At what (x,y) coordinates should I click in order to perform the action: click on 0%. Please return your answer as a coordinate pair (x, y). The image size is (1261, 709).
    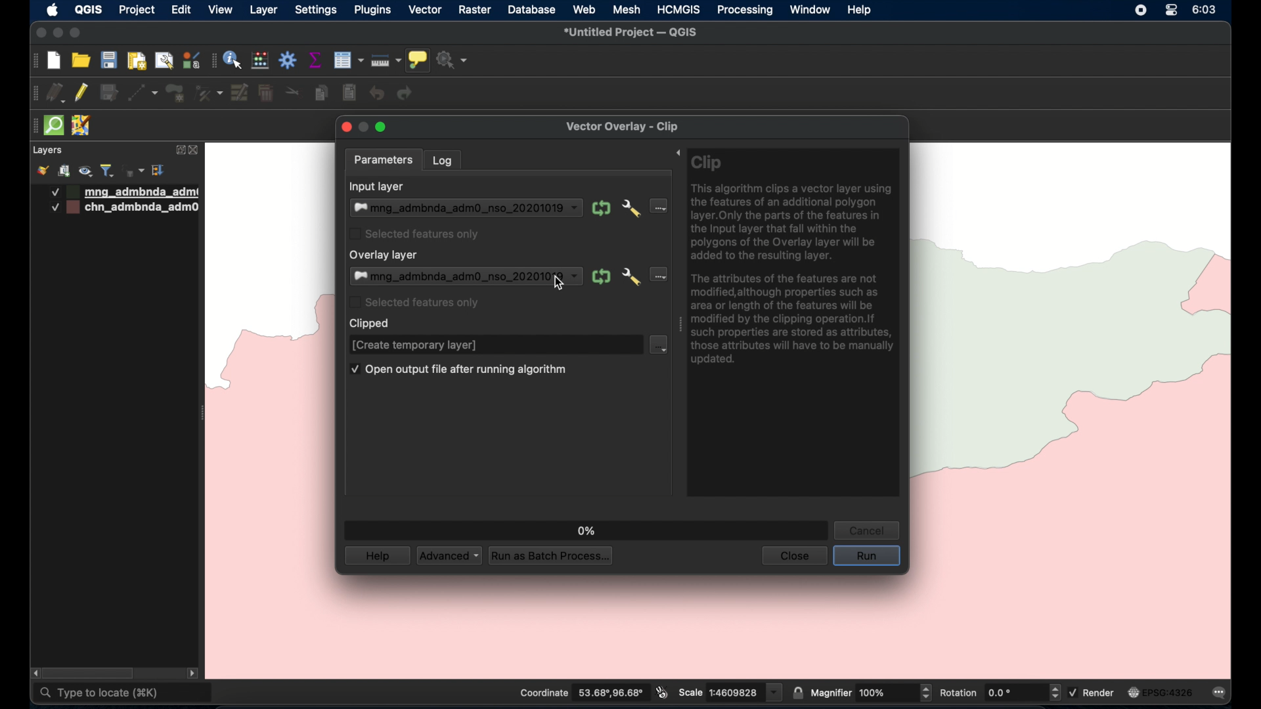
    Looking at the image, I should click on (587, 531).